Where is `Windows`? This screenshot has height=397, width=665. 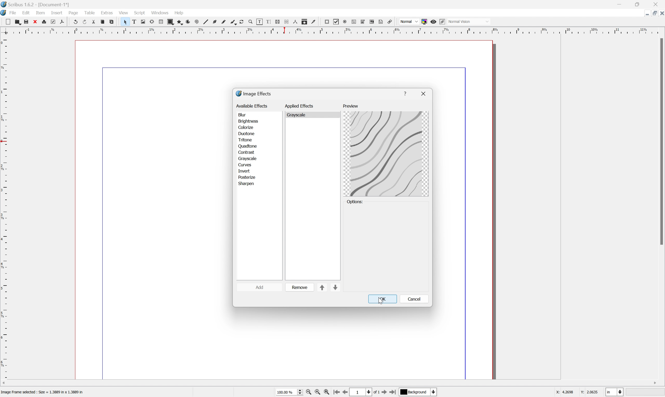
Windows is located at coordinates (160, 12).